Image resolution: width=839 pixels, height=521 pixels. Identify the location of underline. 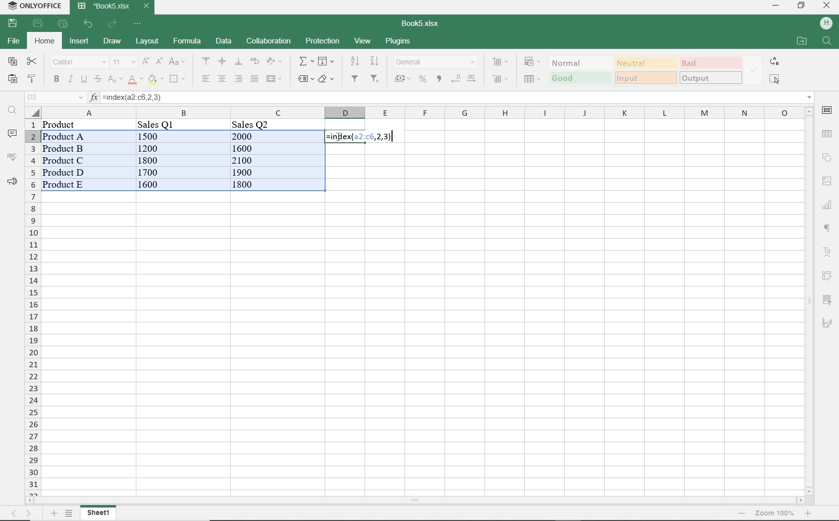
(83, 78).